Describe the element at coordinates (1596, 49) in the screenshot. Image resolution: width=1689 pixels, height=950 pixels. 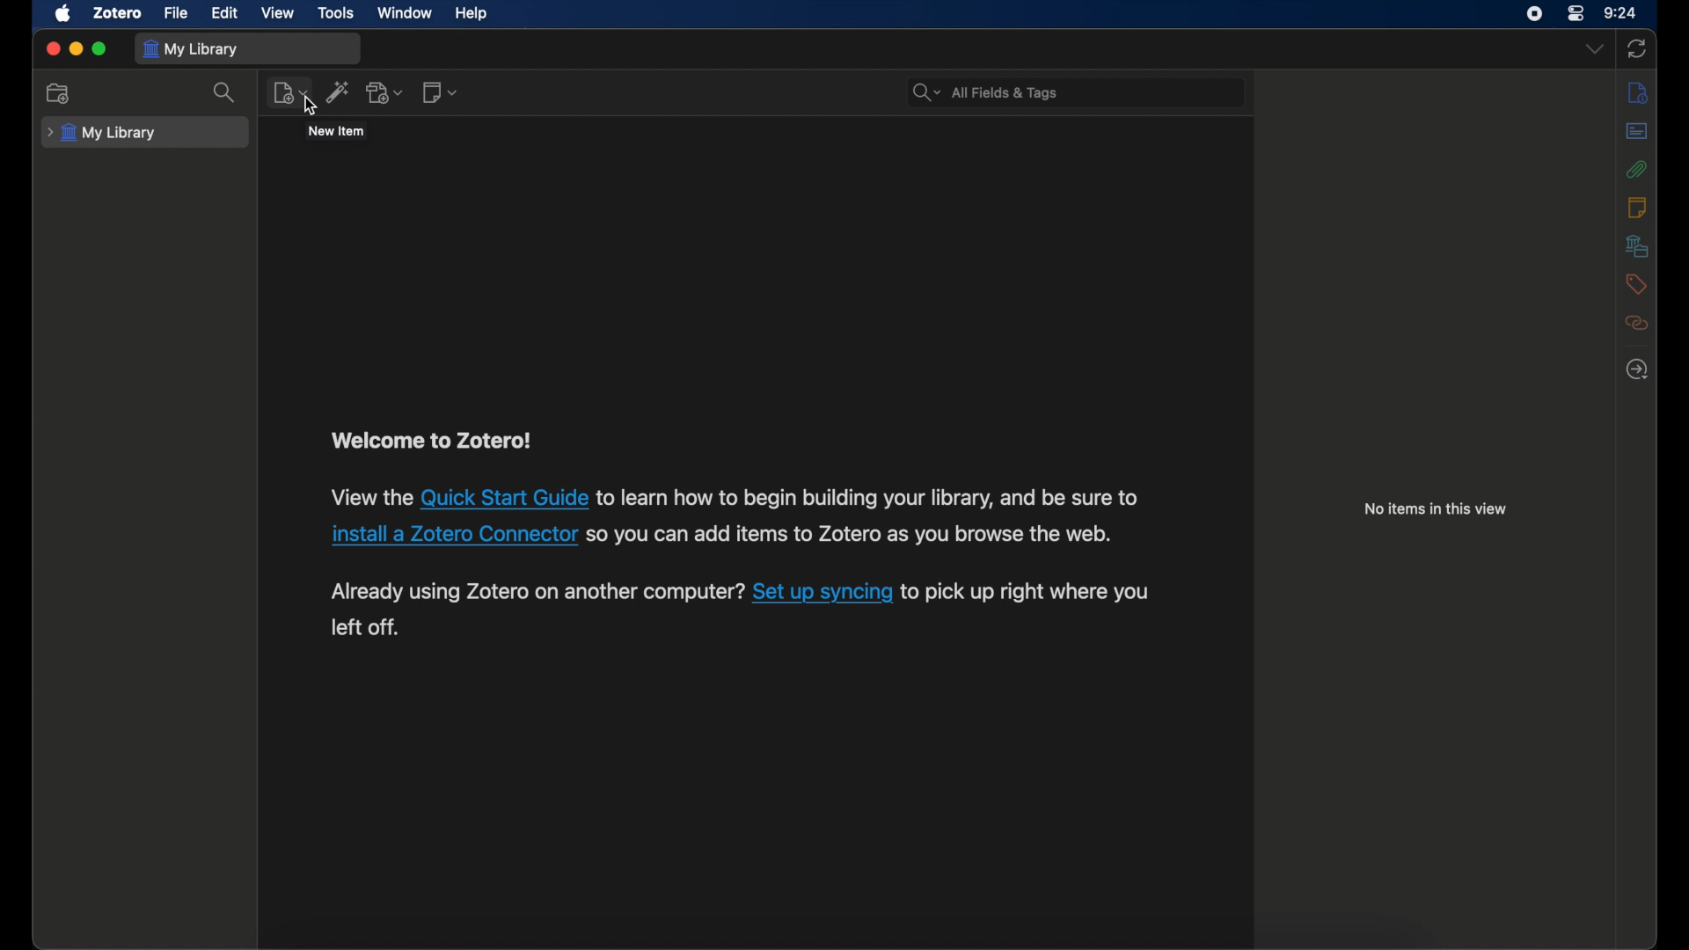
I see `dropdown` at that location.